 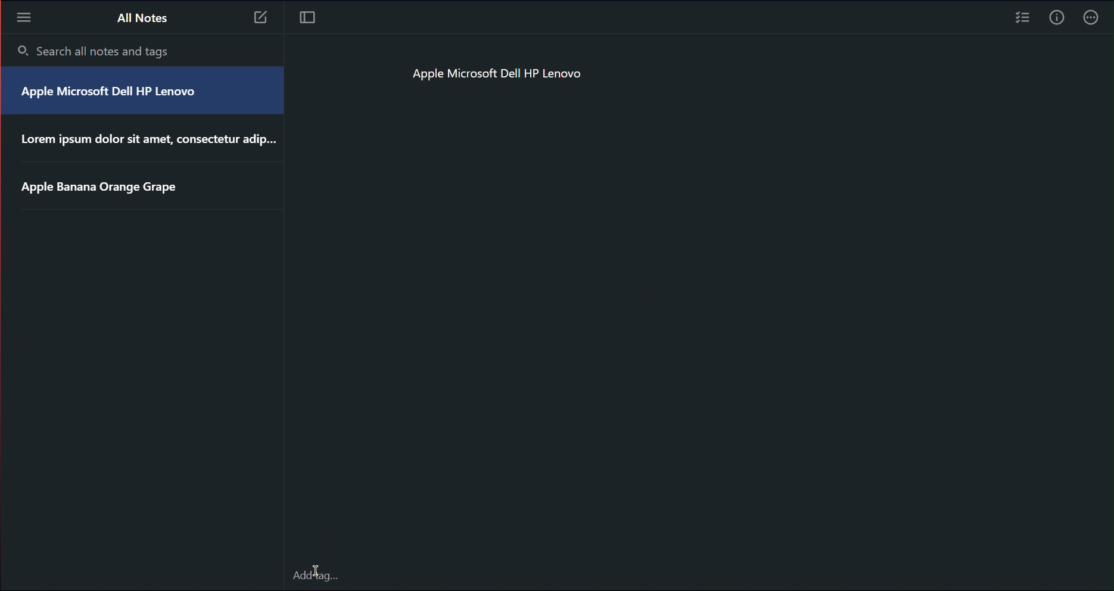 I want to click on cursor, so click(x=318, y=570).